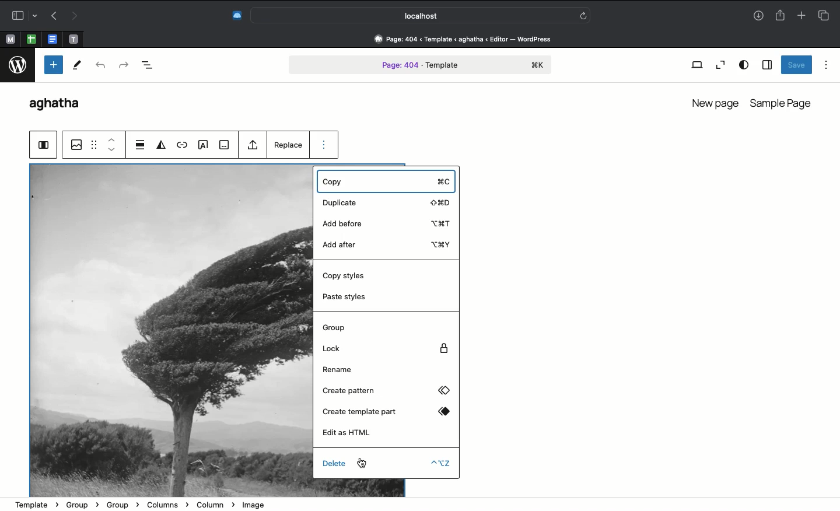  I want to click on Tabs, so click(827, 14).